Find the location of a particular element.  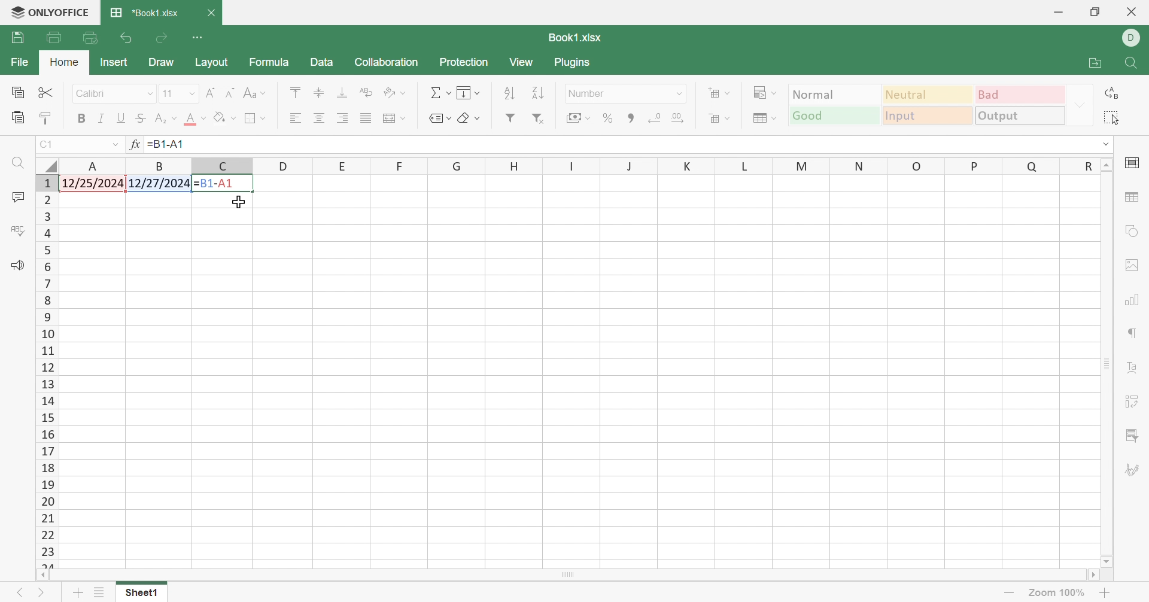

Calibri is located at coordinates (95, 94).